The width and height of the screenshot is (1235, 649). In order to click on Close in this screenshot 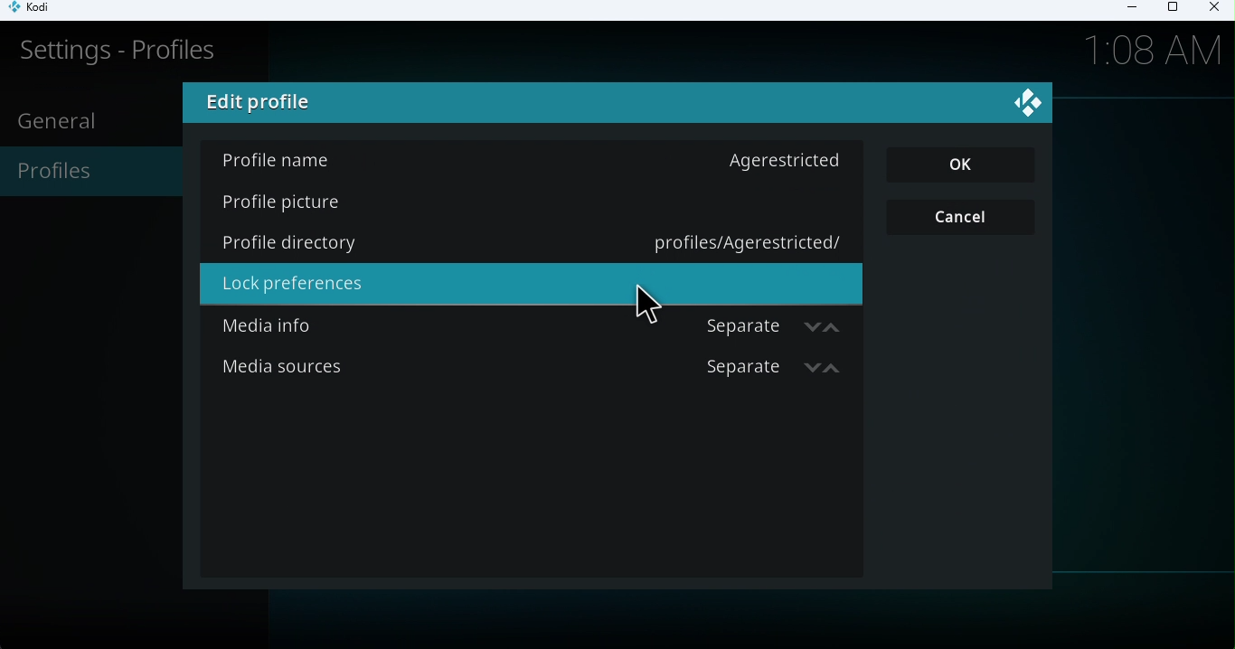, I will do `click(1031, 106)`.